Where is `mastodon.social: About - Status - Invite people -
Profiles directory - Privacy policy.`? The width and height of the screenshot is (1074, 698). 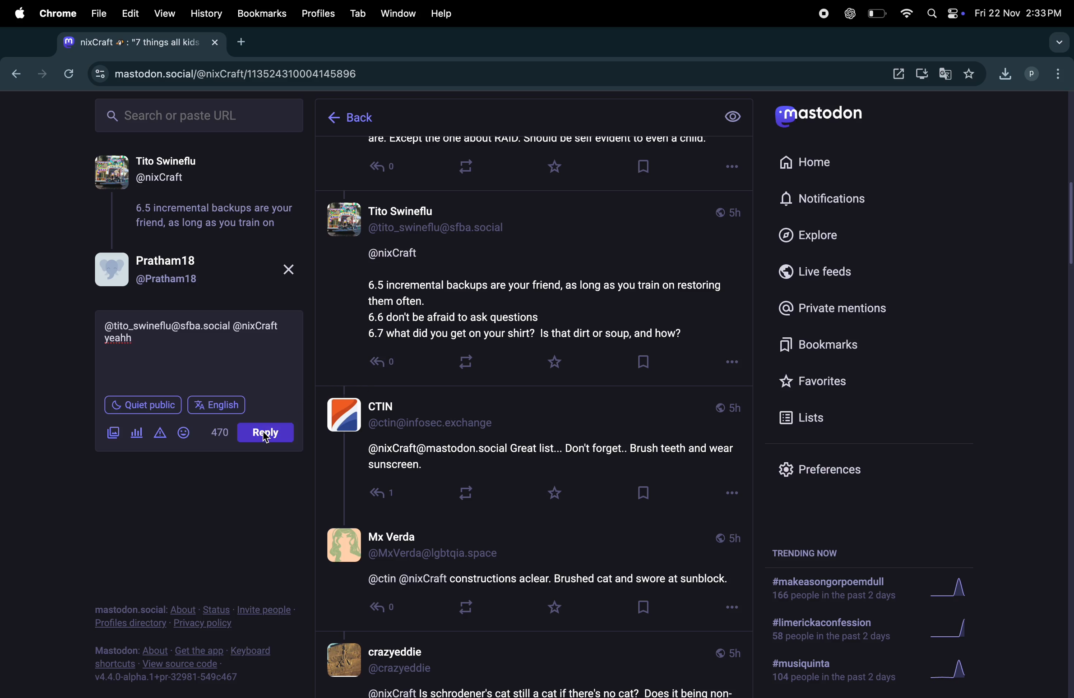
mastodon.social: About - Status - Invite people -
Profiles directory - Privacy policy. is located at coordinates (194, 610).